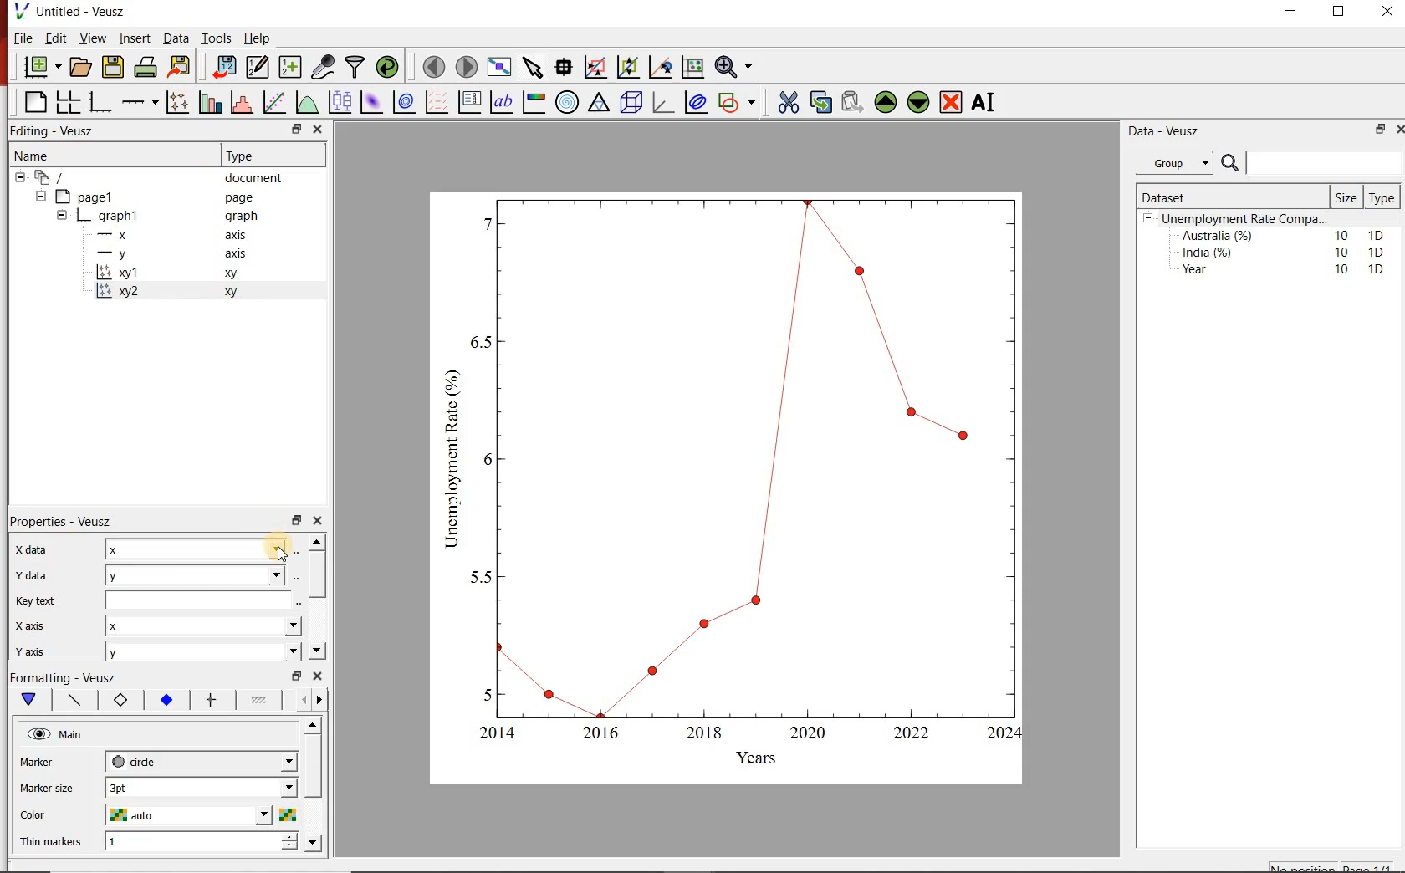 This screenshot has width=1405, height=873. I want to click on print document, so click(146, 65).